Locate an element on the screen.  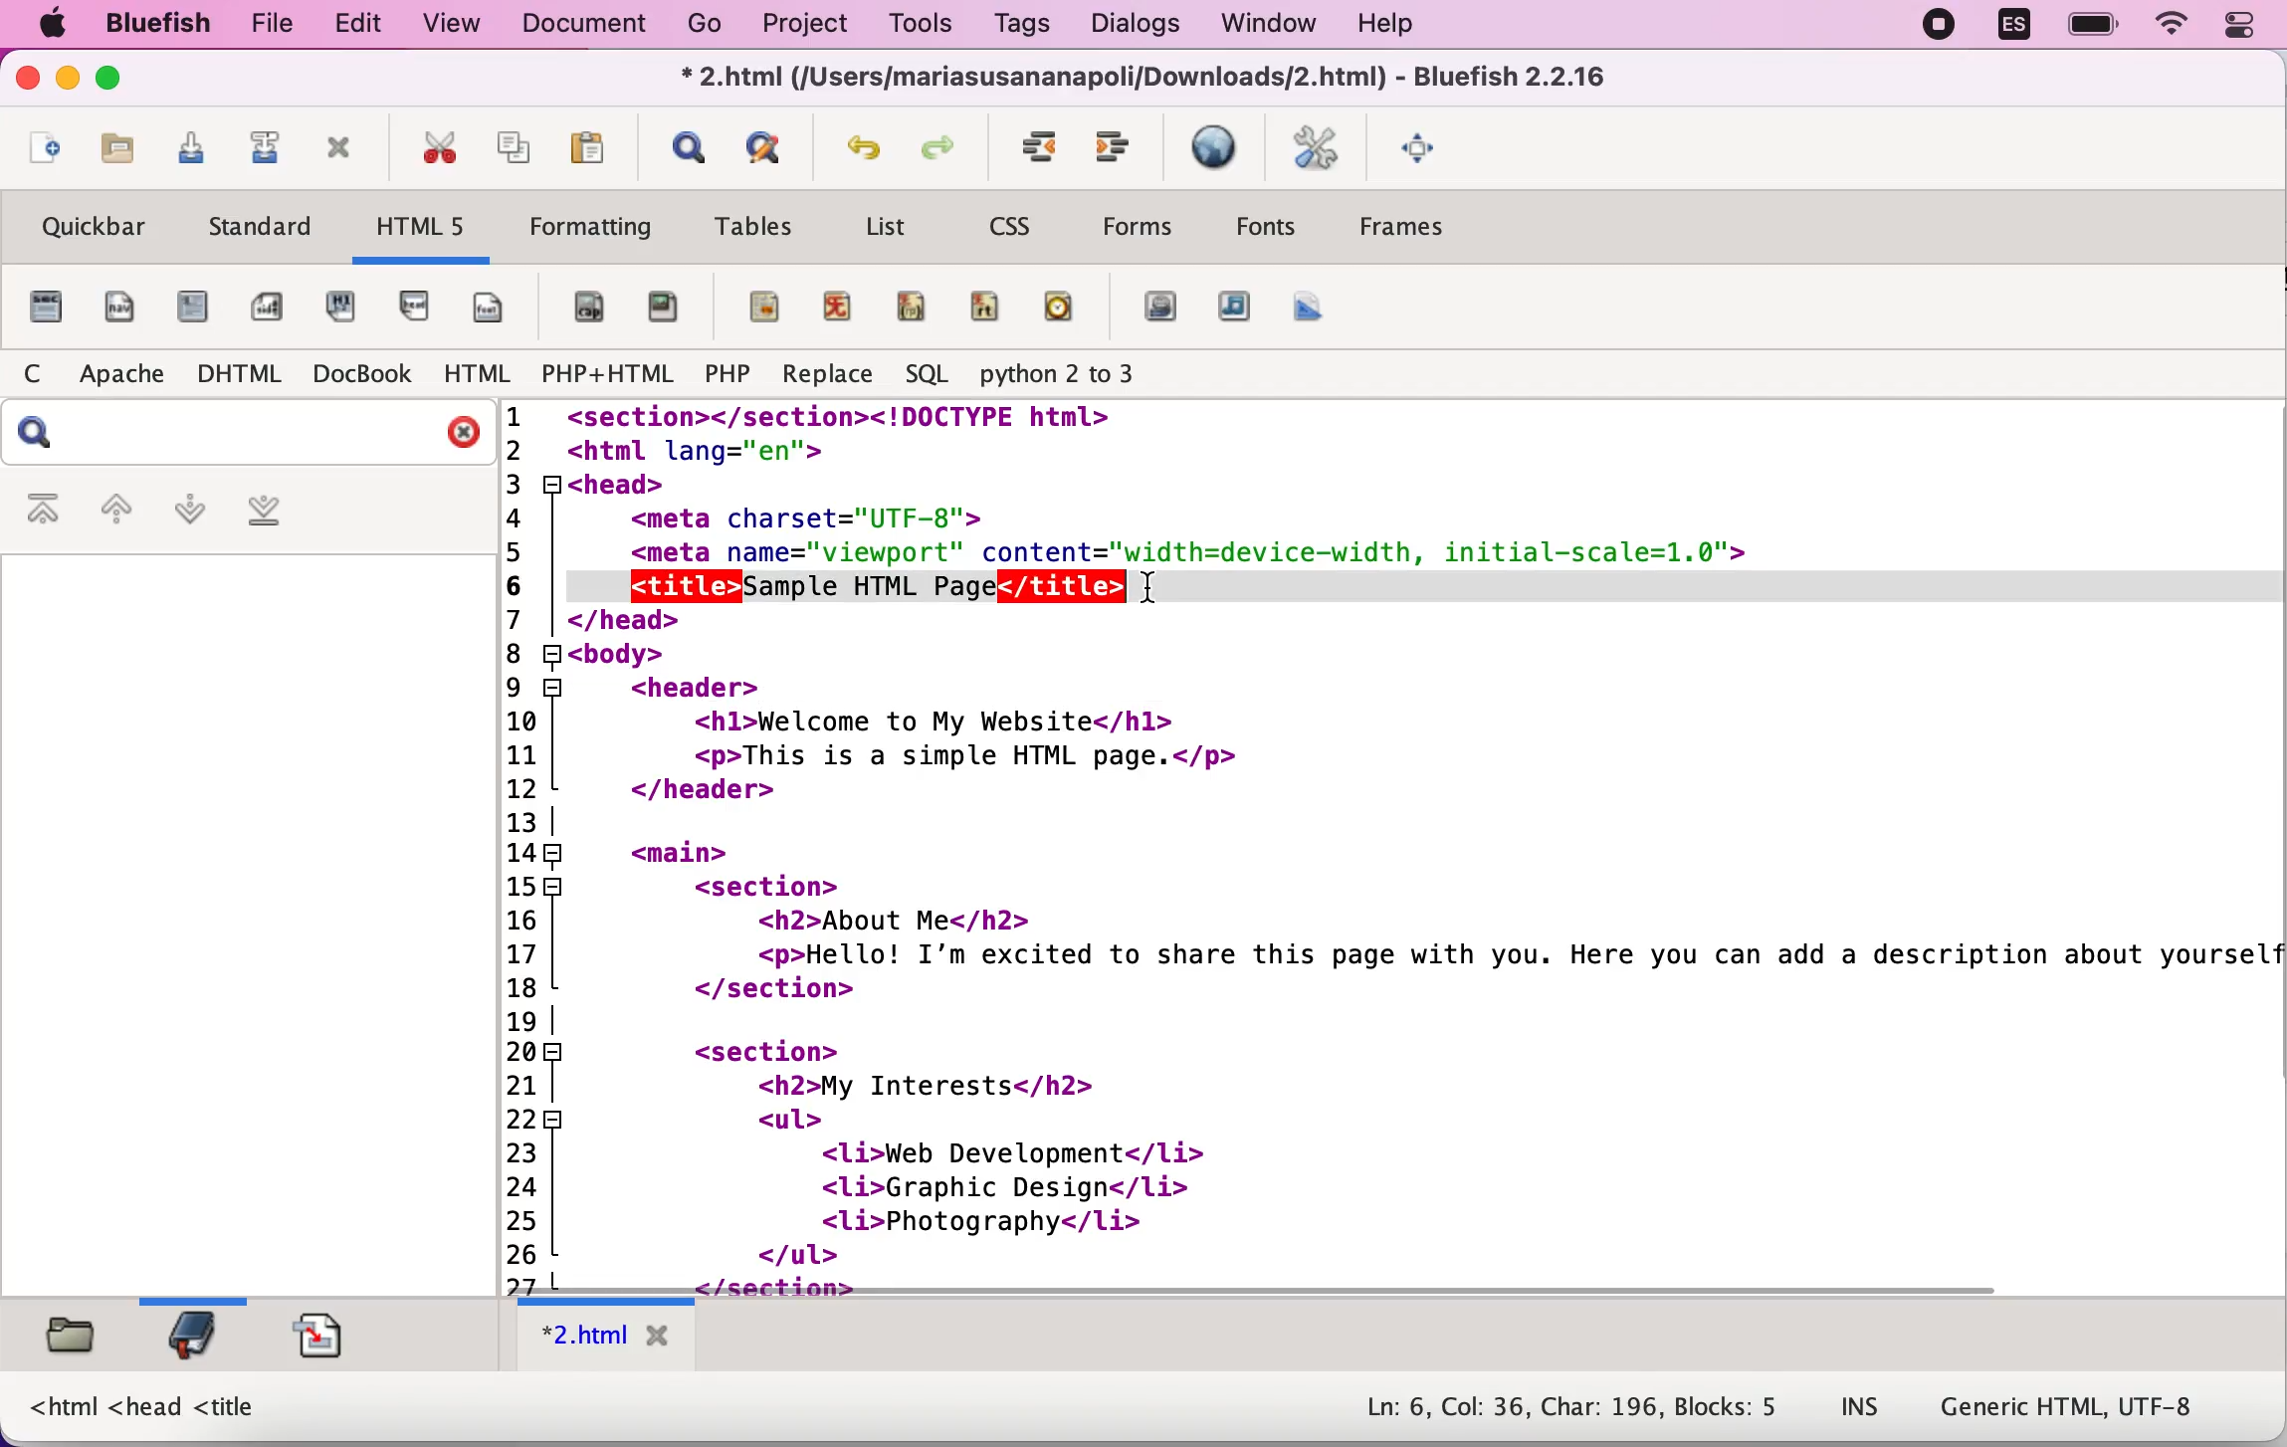
tools is located at coordinates (928, 24).